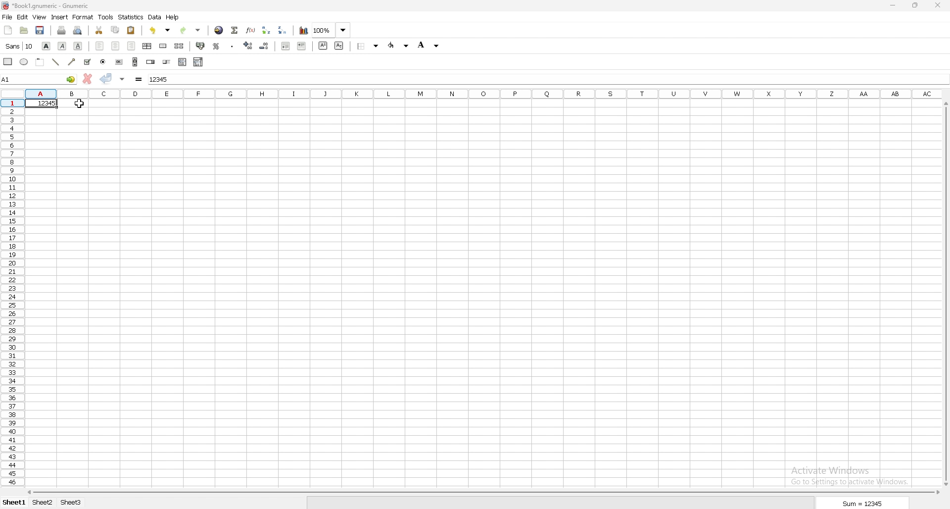  Describe the element at coordinates (160, 30) in the screenshot. I see `undo` at that location.